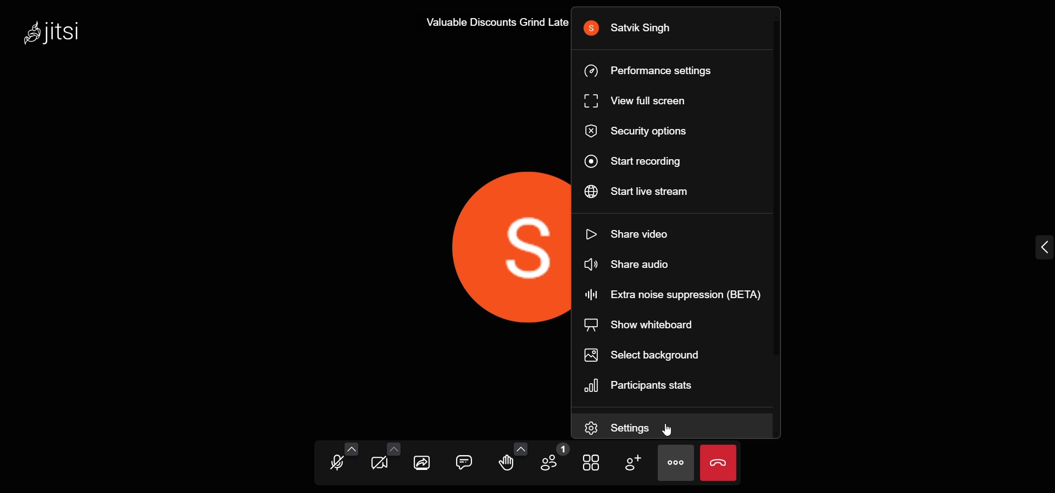 Image resolution: width=1055 pixels, height=493 pixels. What do you see at coordinates (673, 294) in the screenshot?
I see `extra noise supression (BETA)` at bounding box center [673, 294].